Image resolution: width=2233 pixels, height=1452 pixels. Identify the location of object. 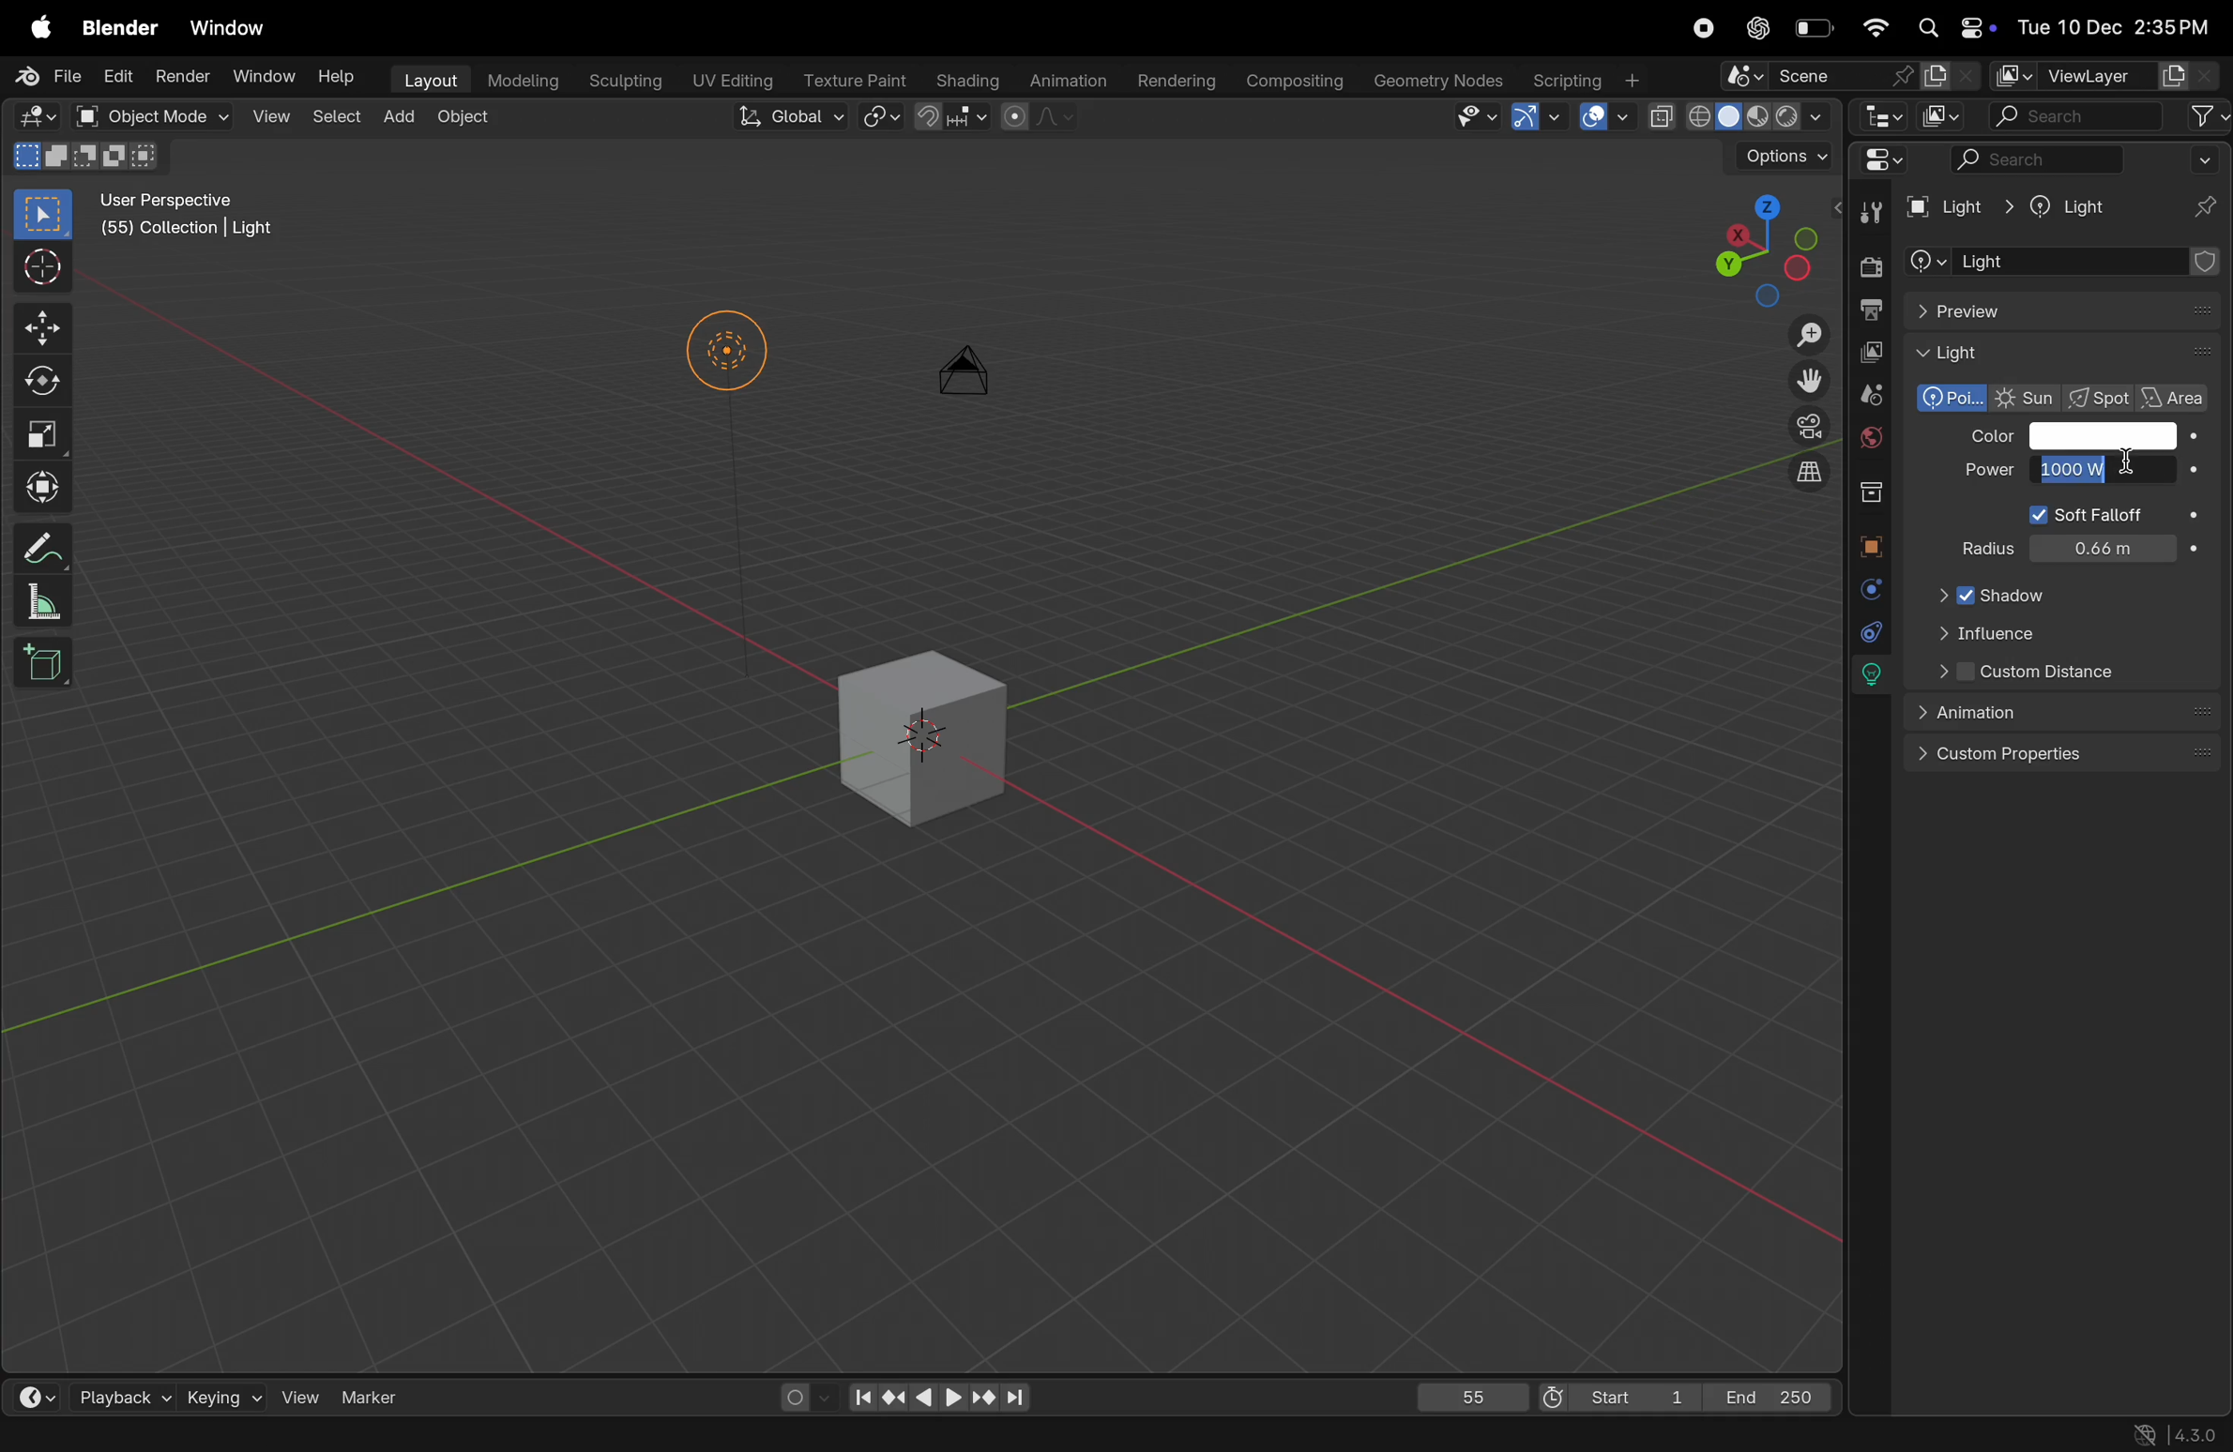
(1875, 543).